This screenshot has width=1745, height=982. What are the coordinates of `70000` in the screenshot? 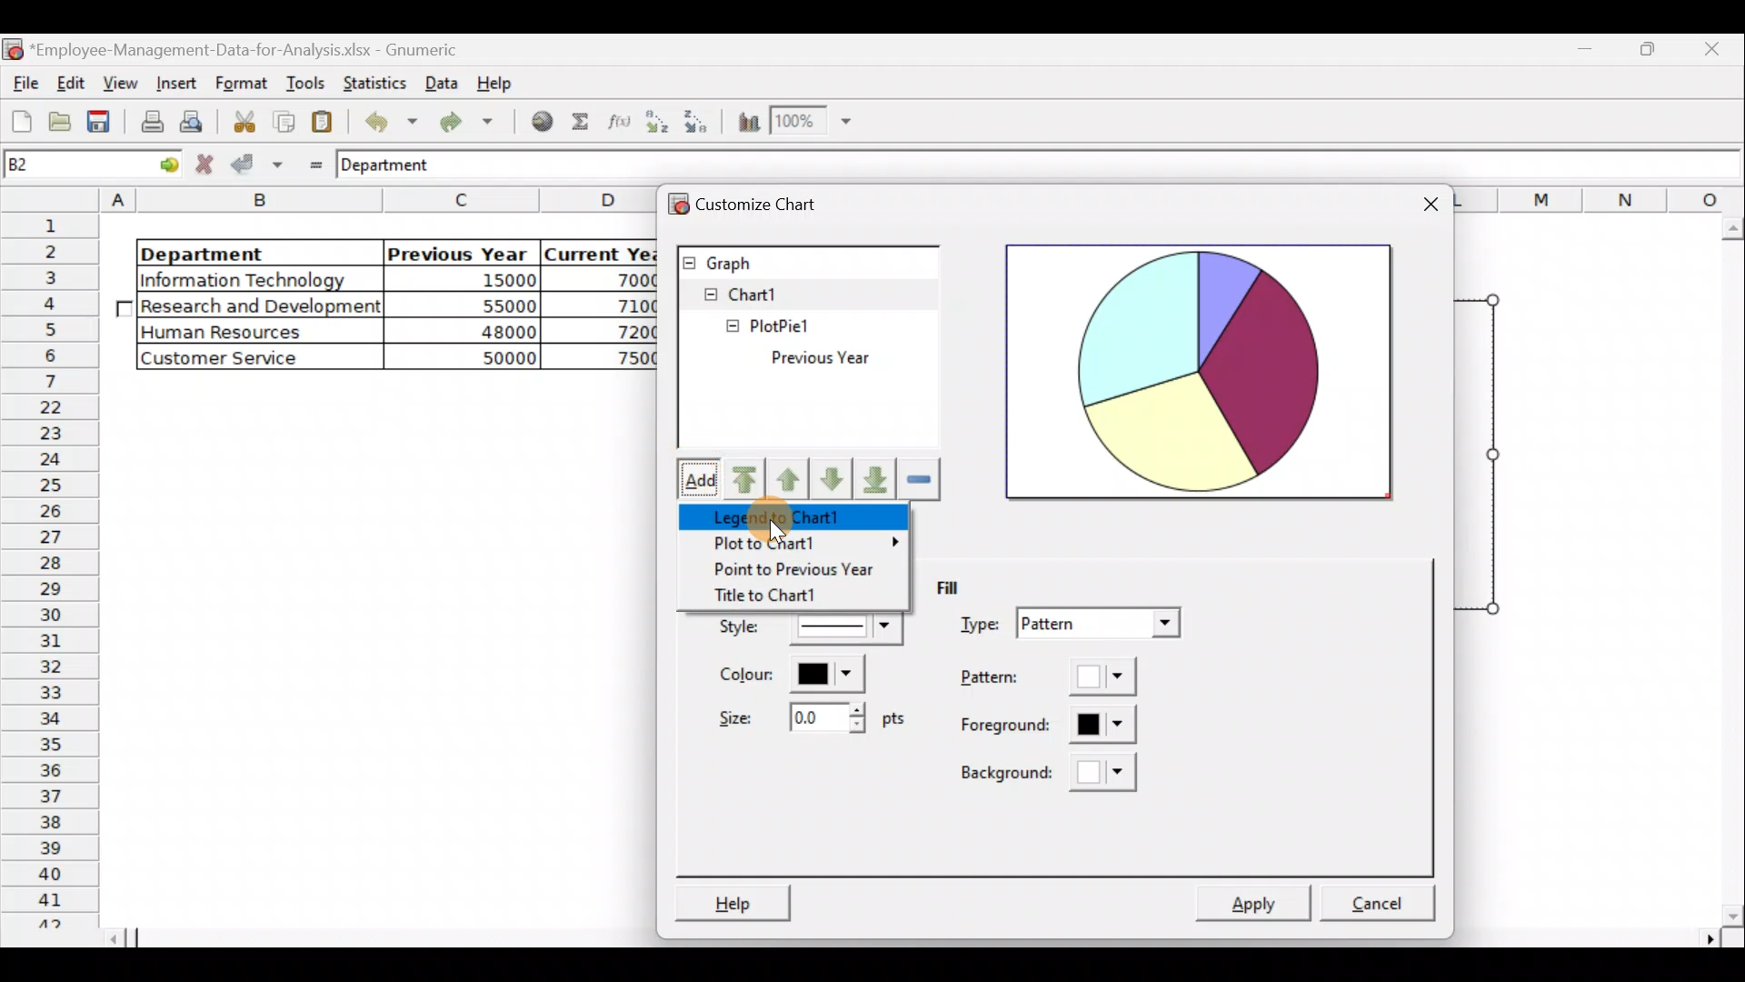 It's located at (621, 279).